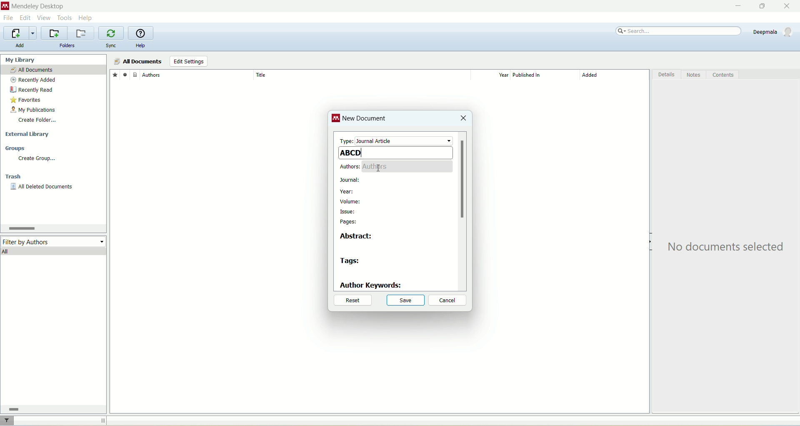 The image size is (800, 426). Describe the element at coordinates (65, 17) in the screenshot. I see `tools` at that location.